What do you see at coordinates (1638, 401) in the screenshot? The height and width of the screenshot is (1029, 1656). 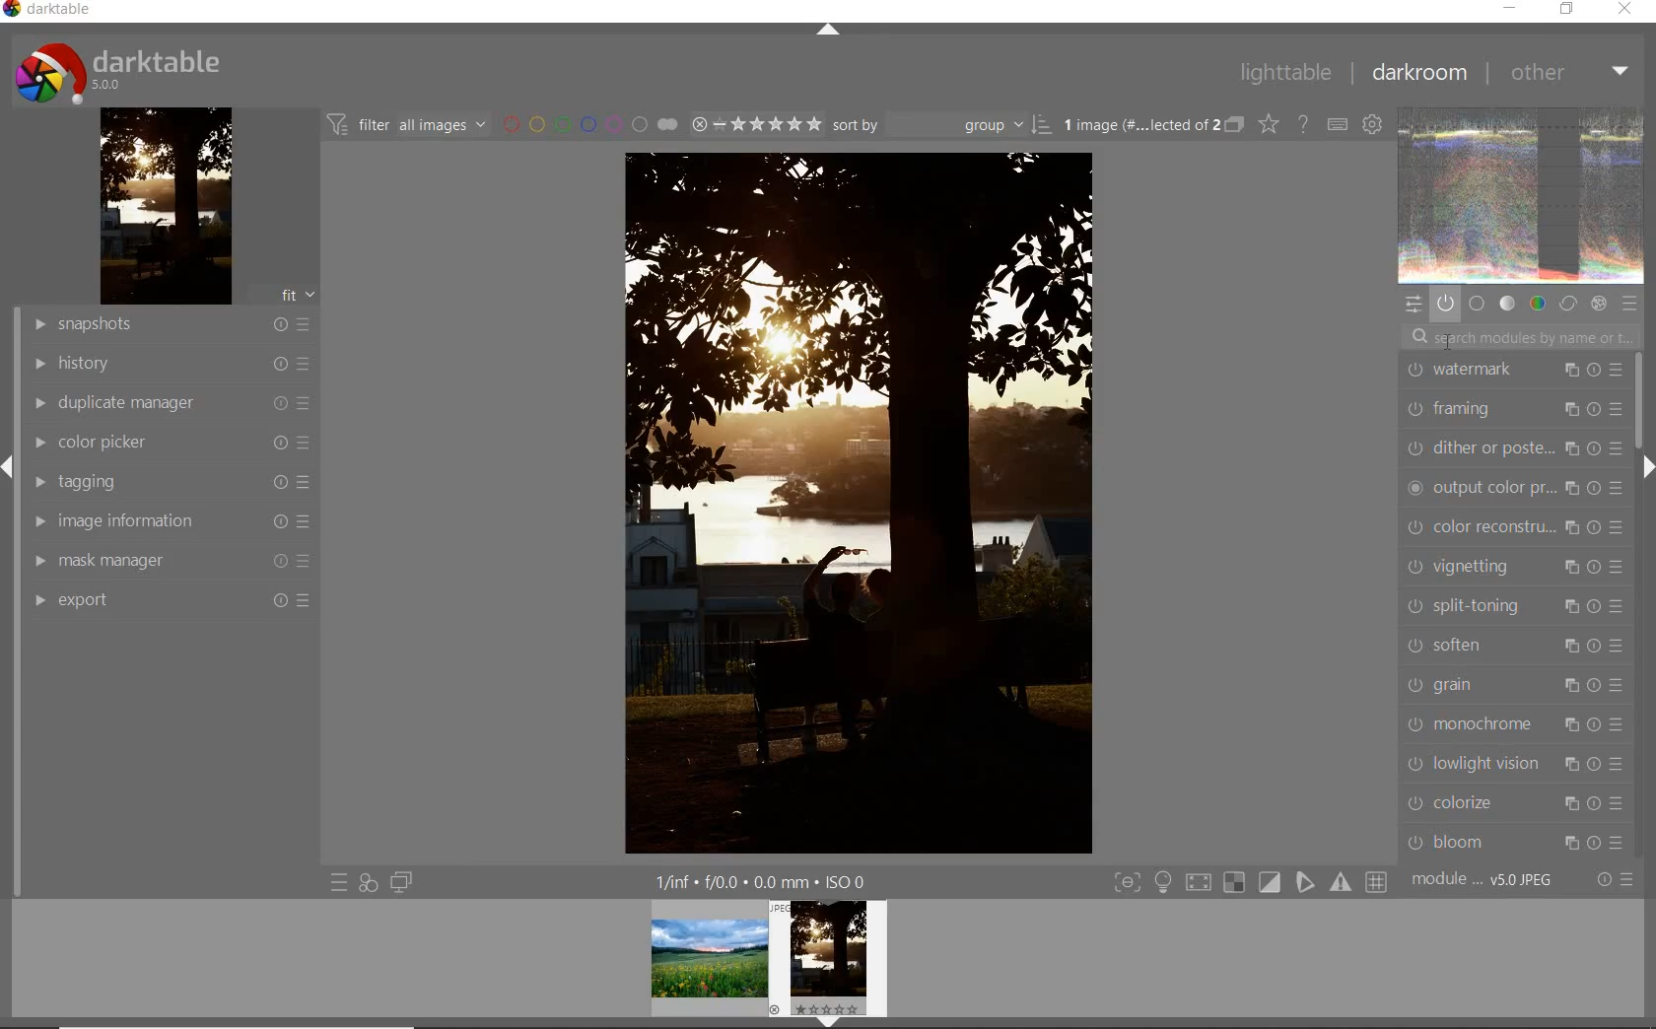 I see `scrollbar` at bounding box center [1638, 401].